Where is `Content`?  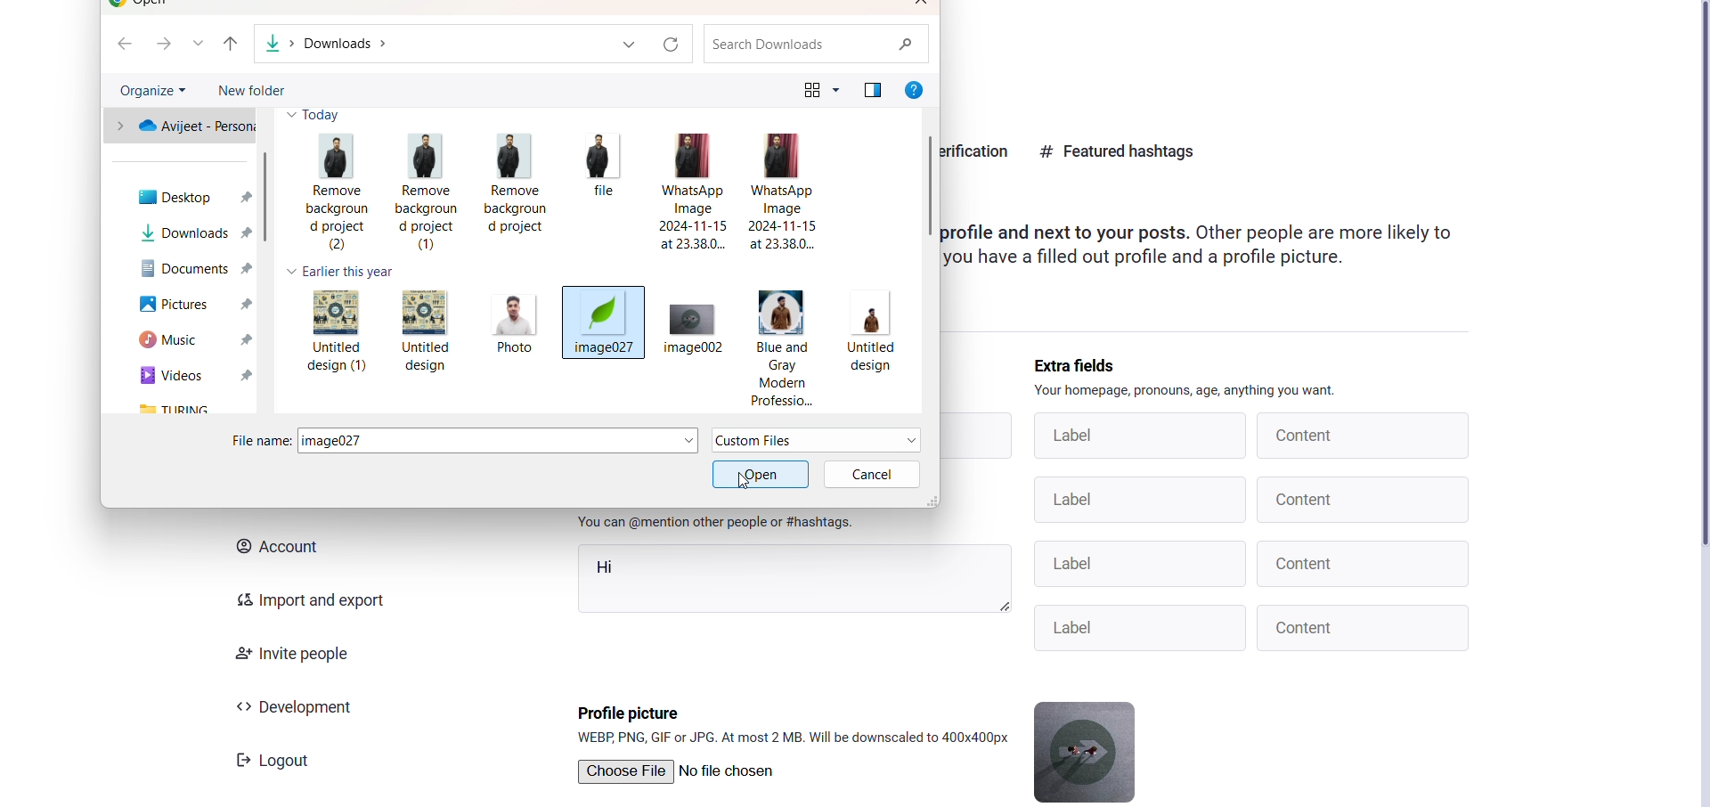
Content is located at coordinates (1365, 563).